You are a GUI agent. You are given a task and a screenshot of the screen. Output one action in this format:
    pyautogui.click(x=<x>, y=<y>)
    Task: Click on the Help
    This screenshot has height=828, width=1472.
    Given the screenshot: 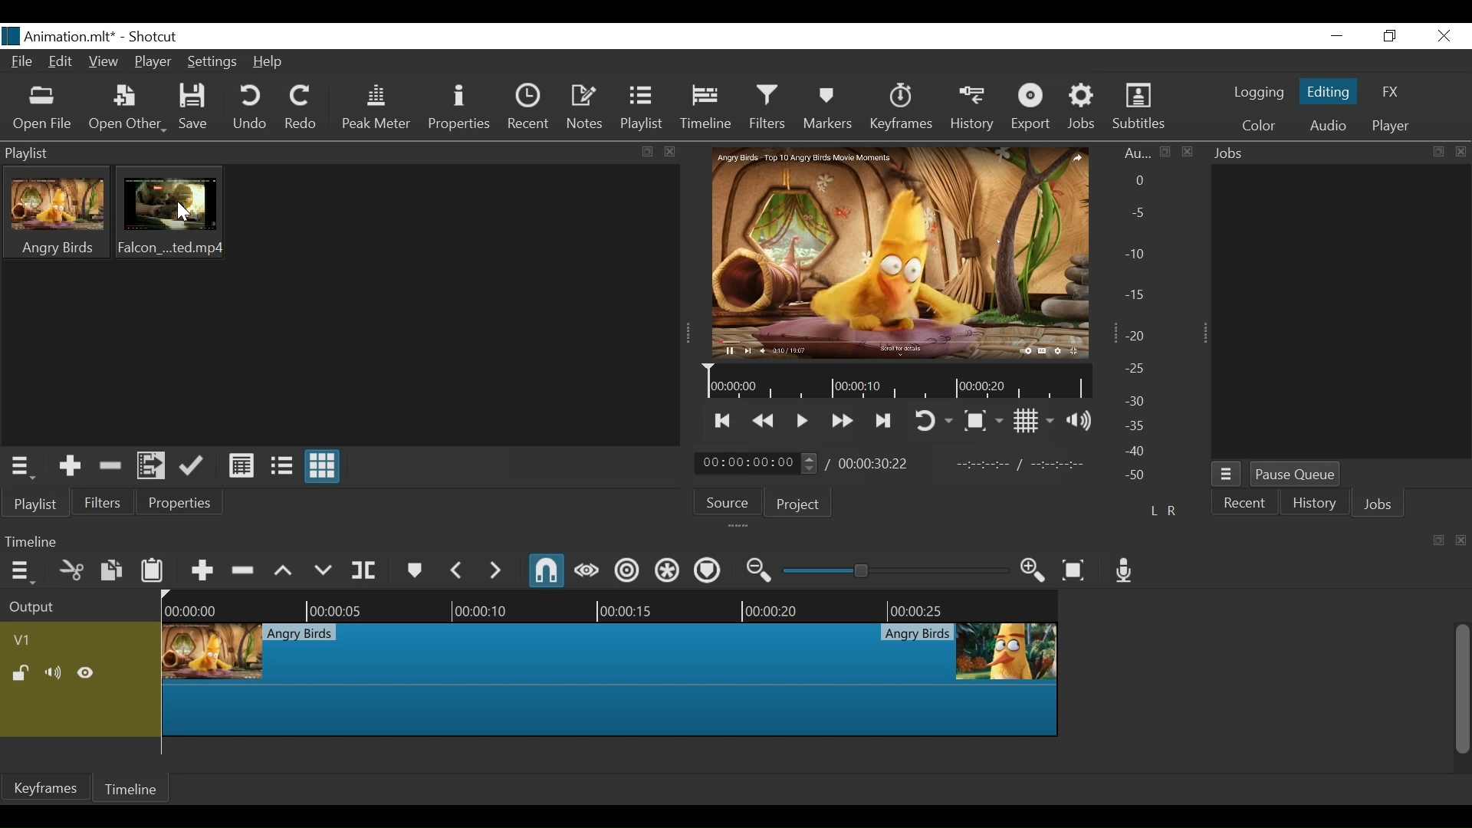 What is the action you would take?
    pyautogui.click(x=268, y=62)
    